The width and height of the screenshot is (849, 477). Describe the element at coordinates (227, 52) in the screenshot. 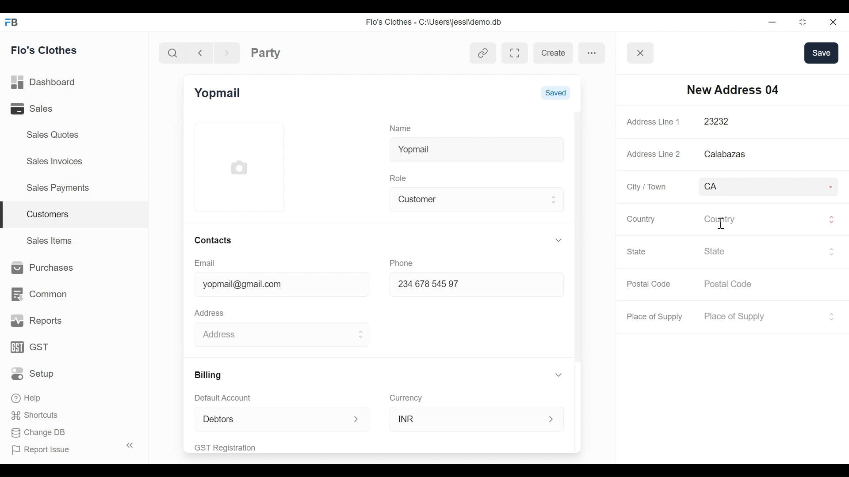

I see `Navigate Forward` at that location.